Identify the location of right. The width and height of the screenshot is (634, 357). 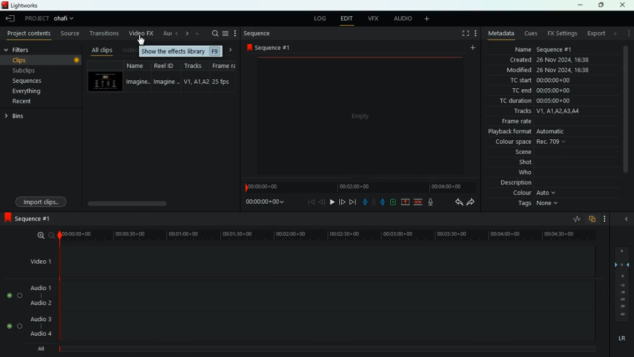
(187, 34).